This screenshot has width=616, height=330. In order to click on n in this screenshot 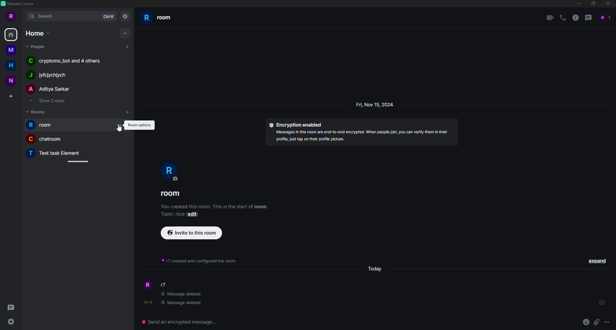, I will do `click(12, 80)`.